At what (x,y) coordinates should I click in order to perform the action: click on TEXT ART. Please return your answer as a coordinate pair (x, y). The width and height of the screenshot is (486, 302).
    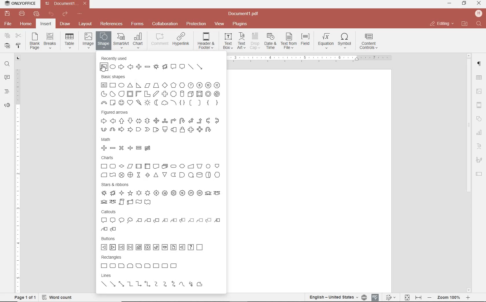
    Looking at the image, I should click on (479, 147).